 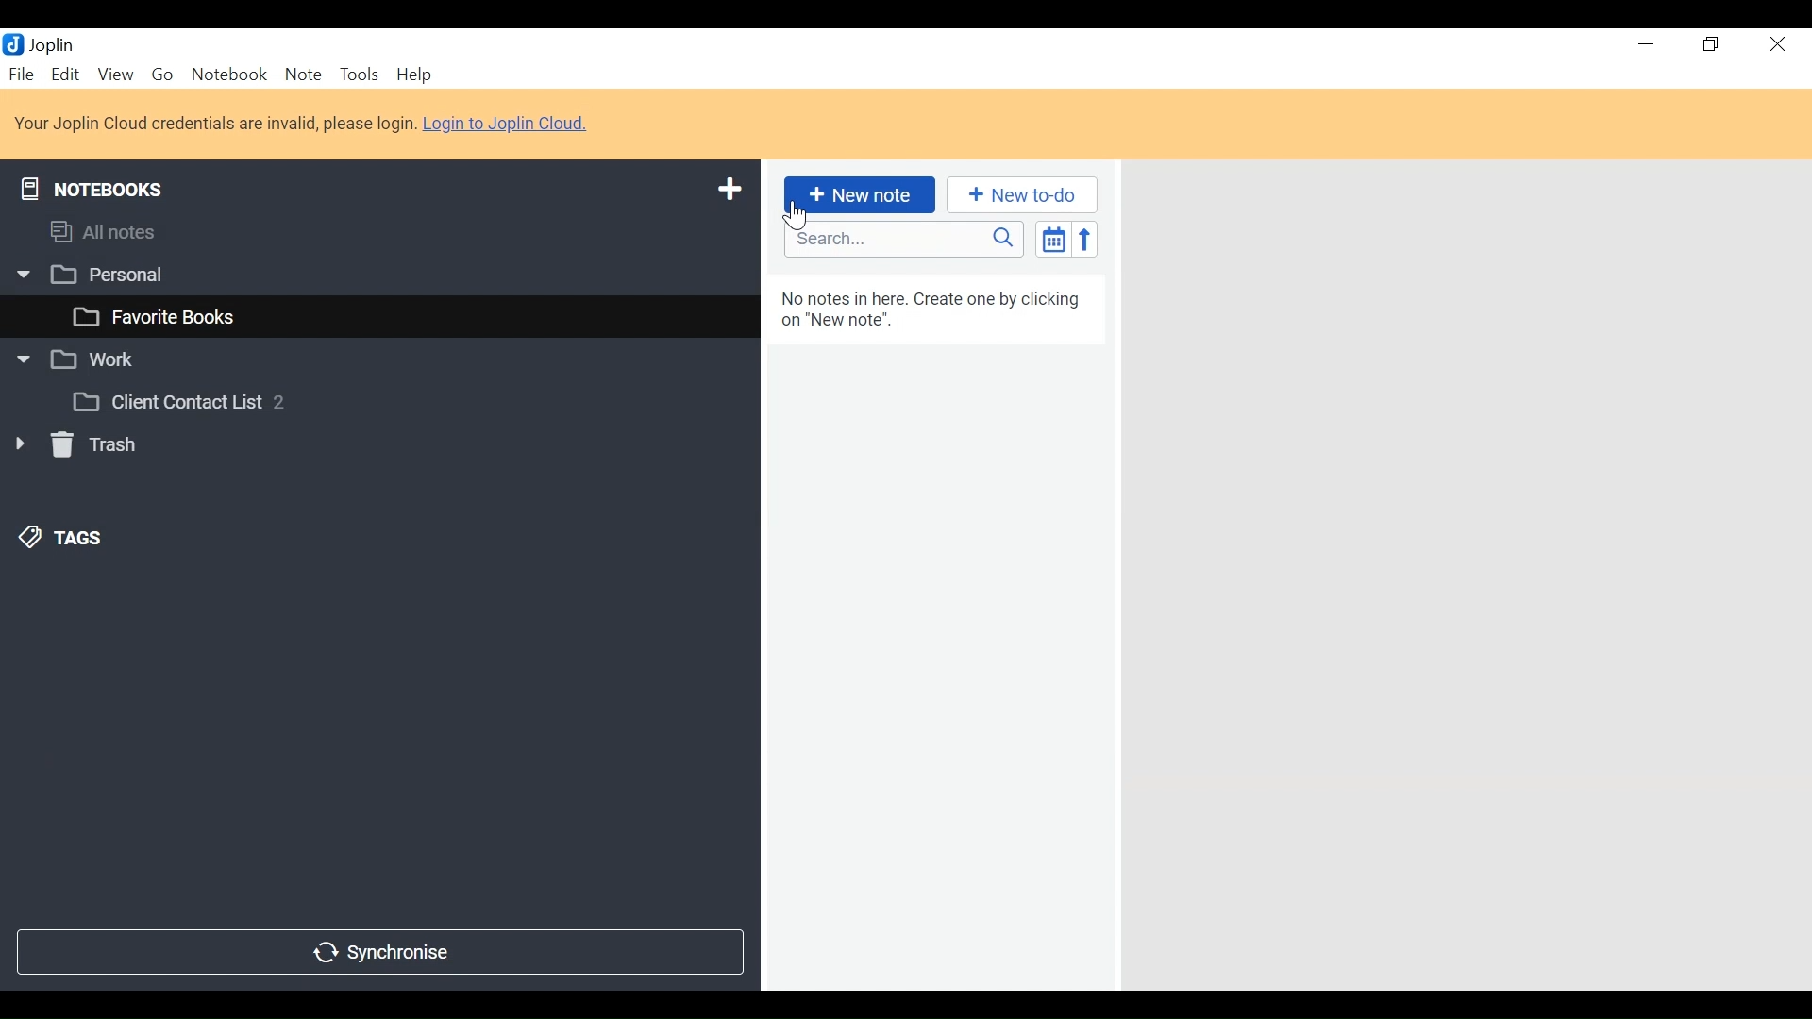 I want to click on , so click(x=67, y=75).